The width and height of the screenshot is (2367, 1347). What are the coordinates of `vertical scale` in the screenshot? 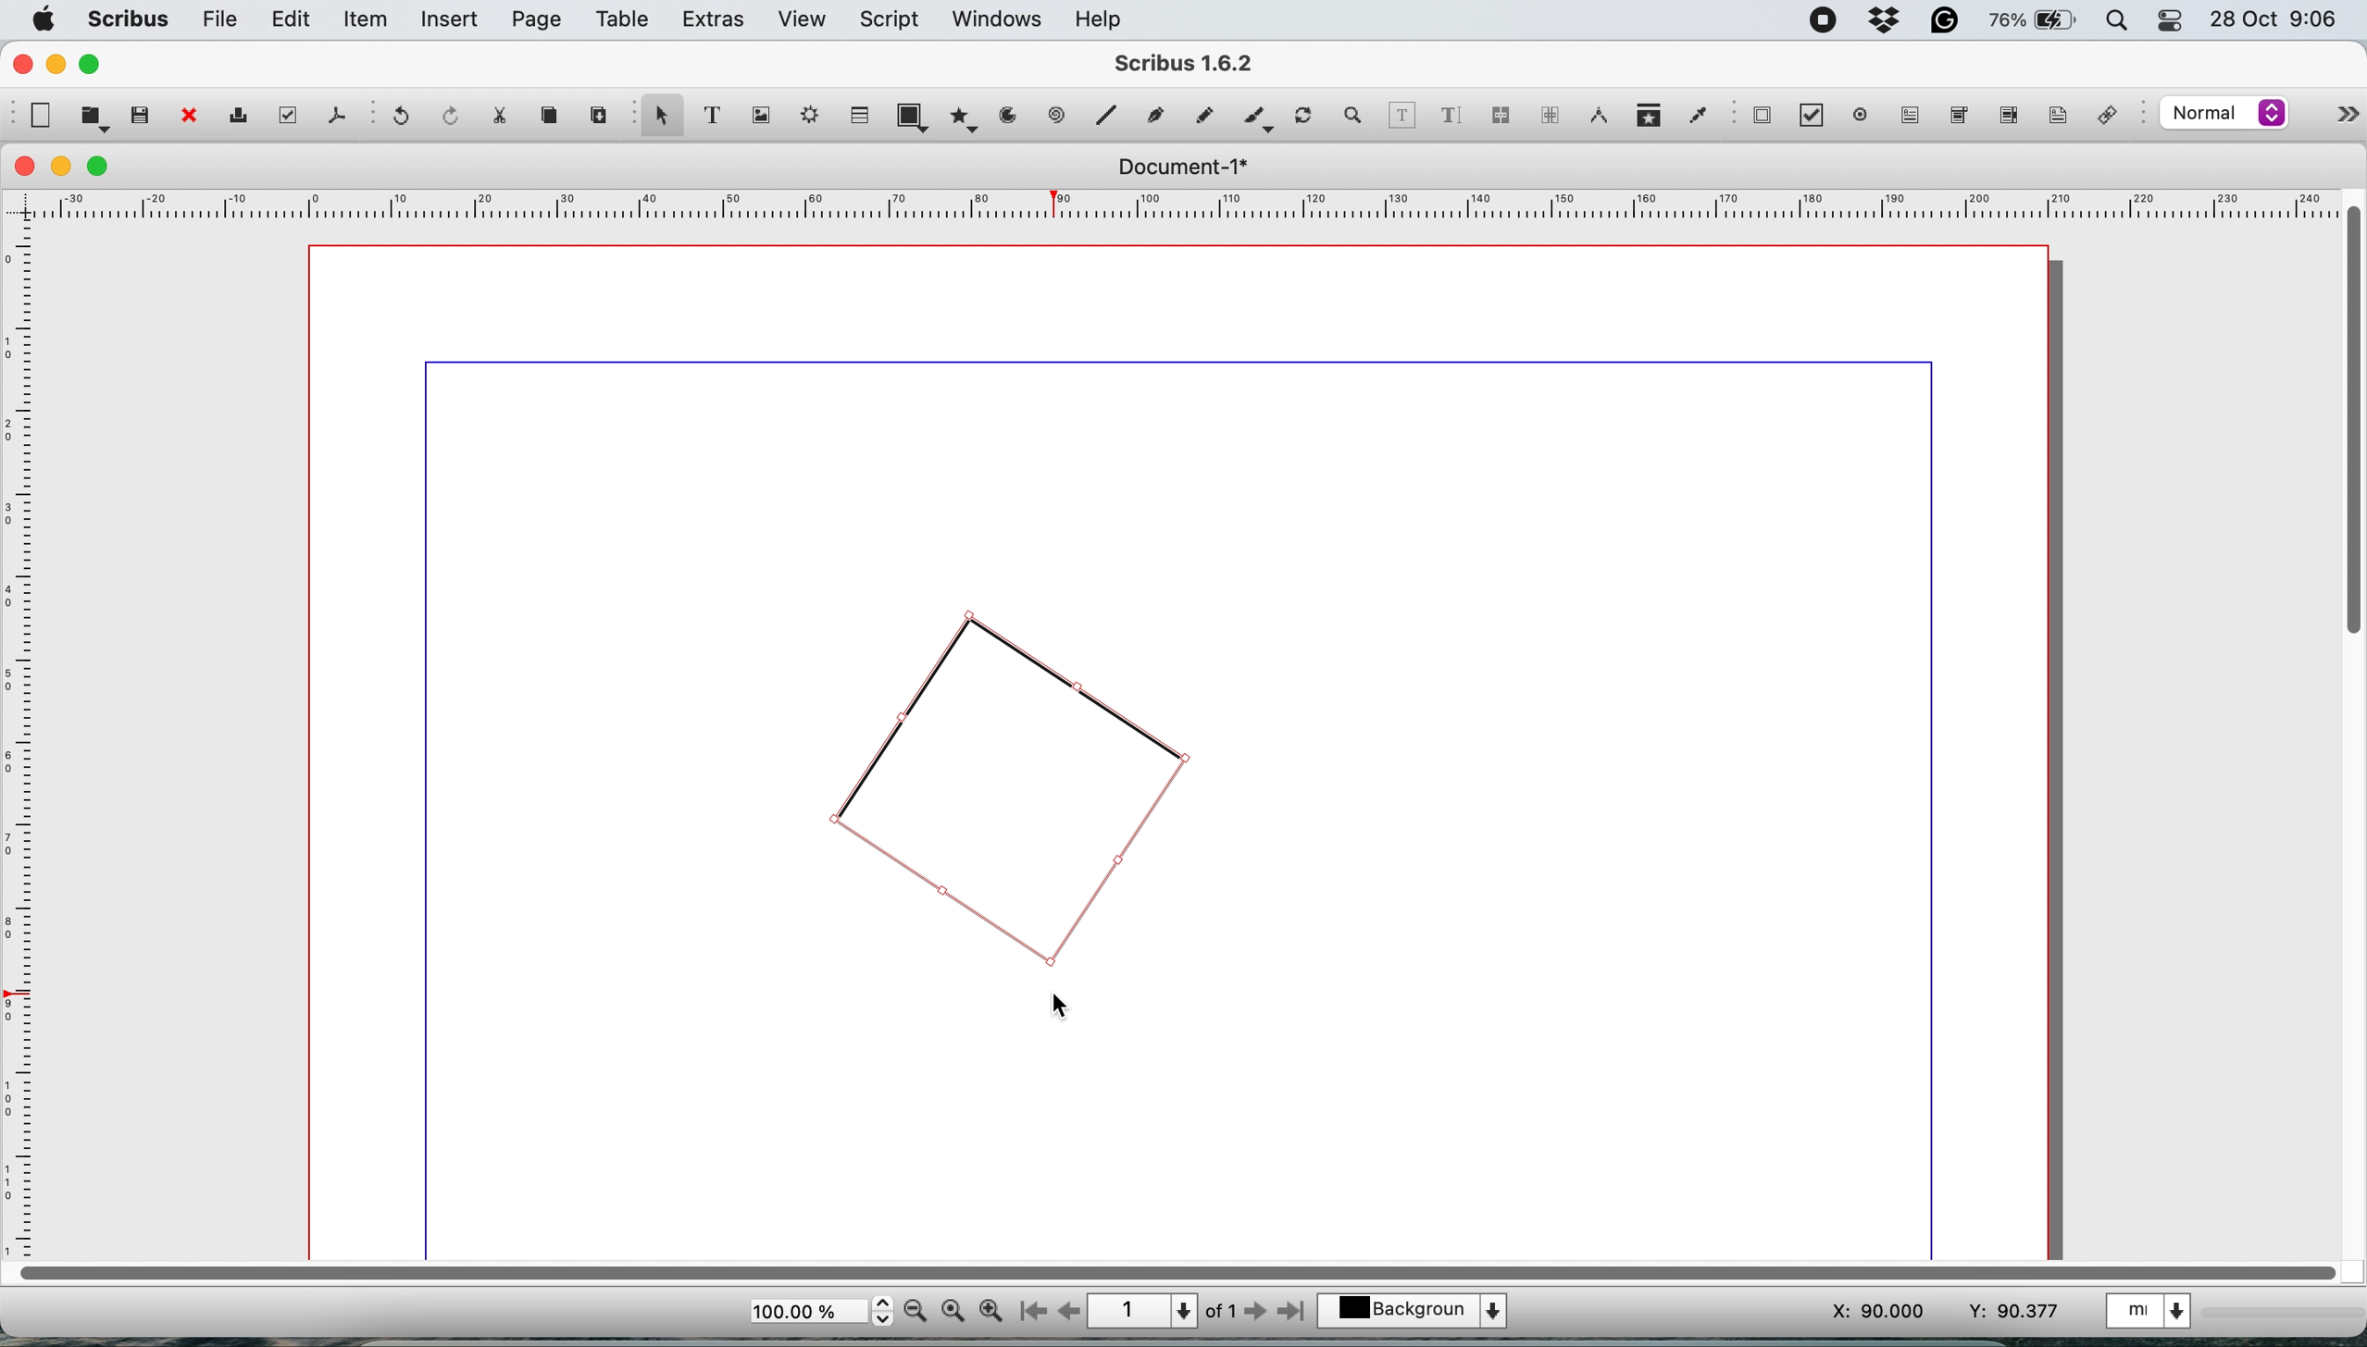 It's located at (25, 736).